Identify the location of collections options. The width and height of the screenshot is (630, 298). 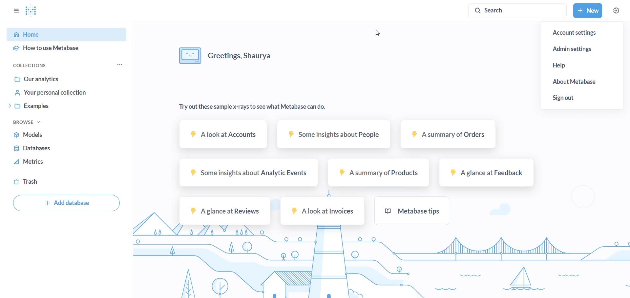
(121, 65).